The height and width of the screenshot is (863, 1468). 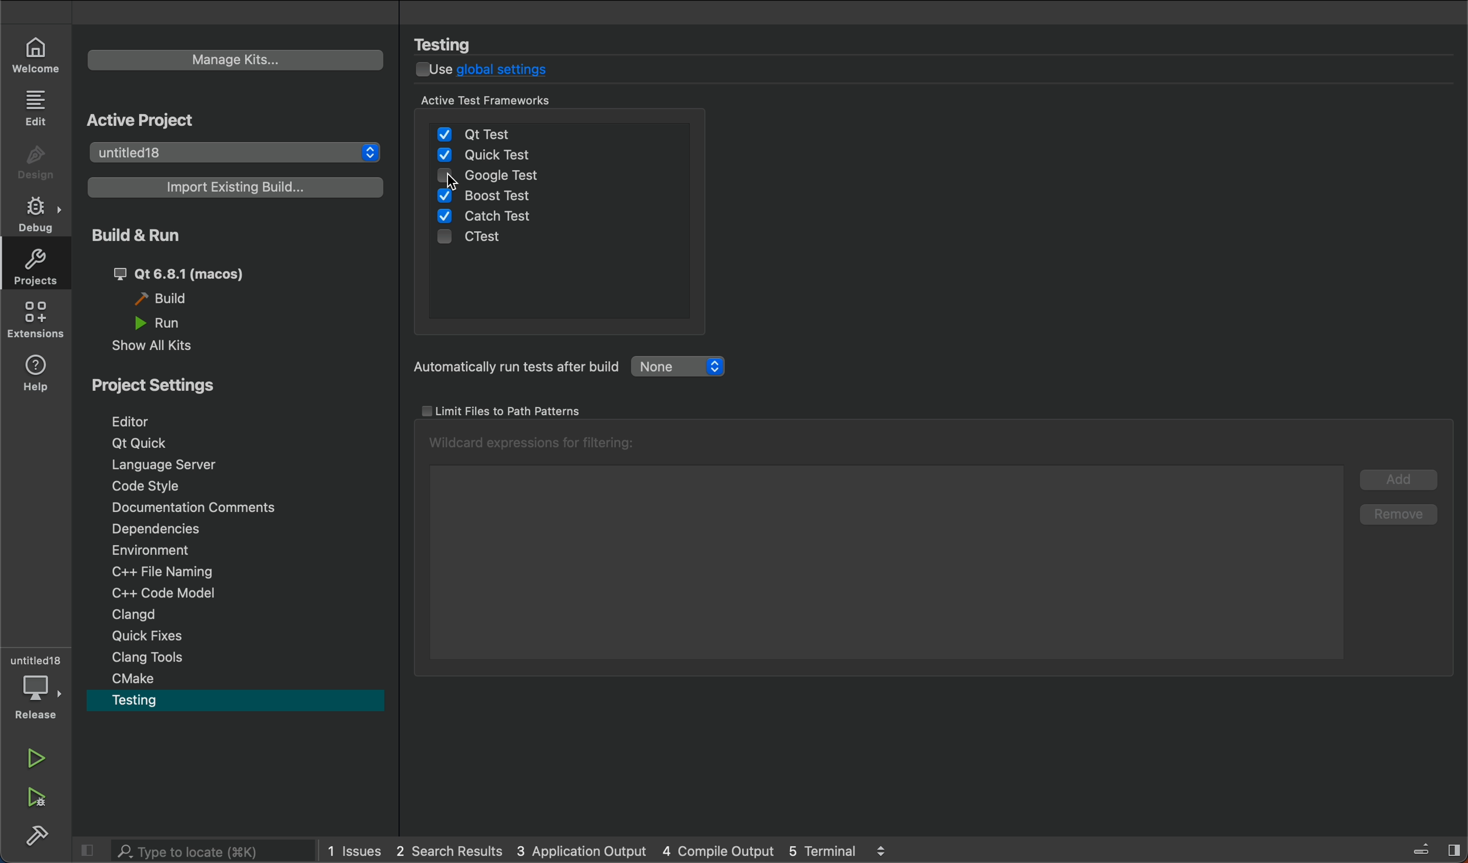 What do you see at coordinates (33, 54) in the screenshot?
I see `welcome` at bounding box center [33, 54].